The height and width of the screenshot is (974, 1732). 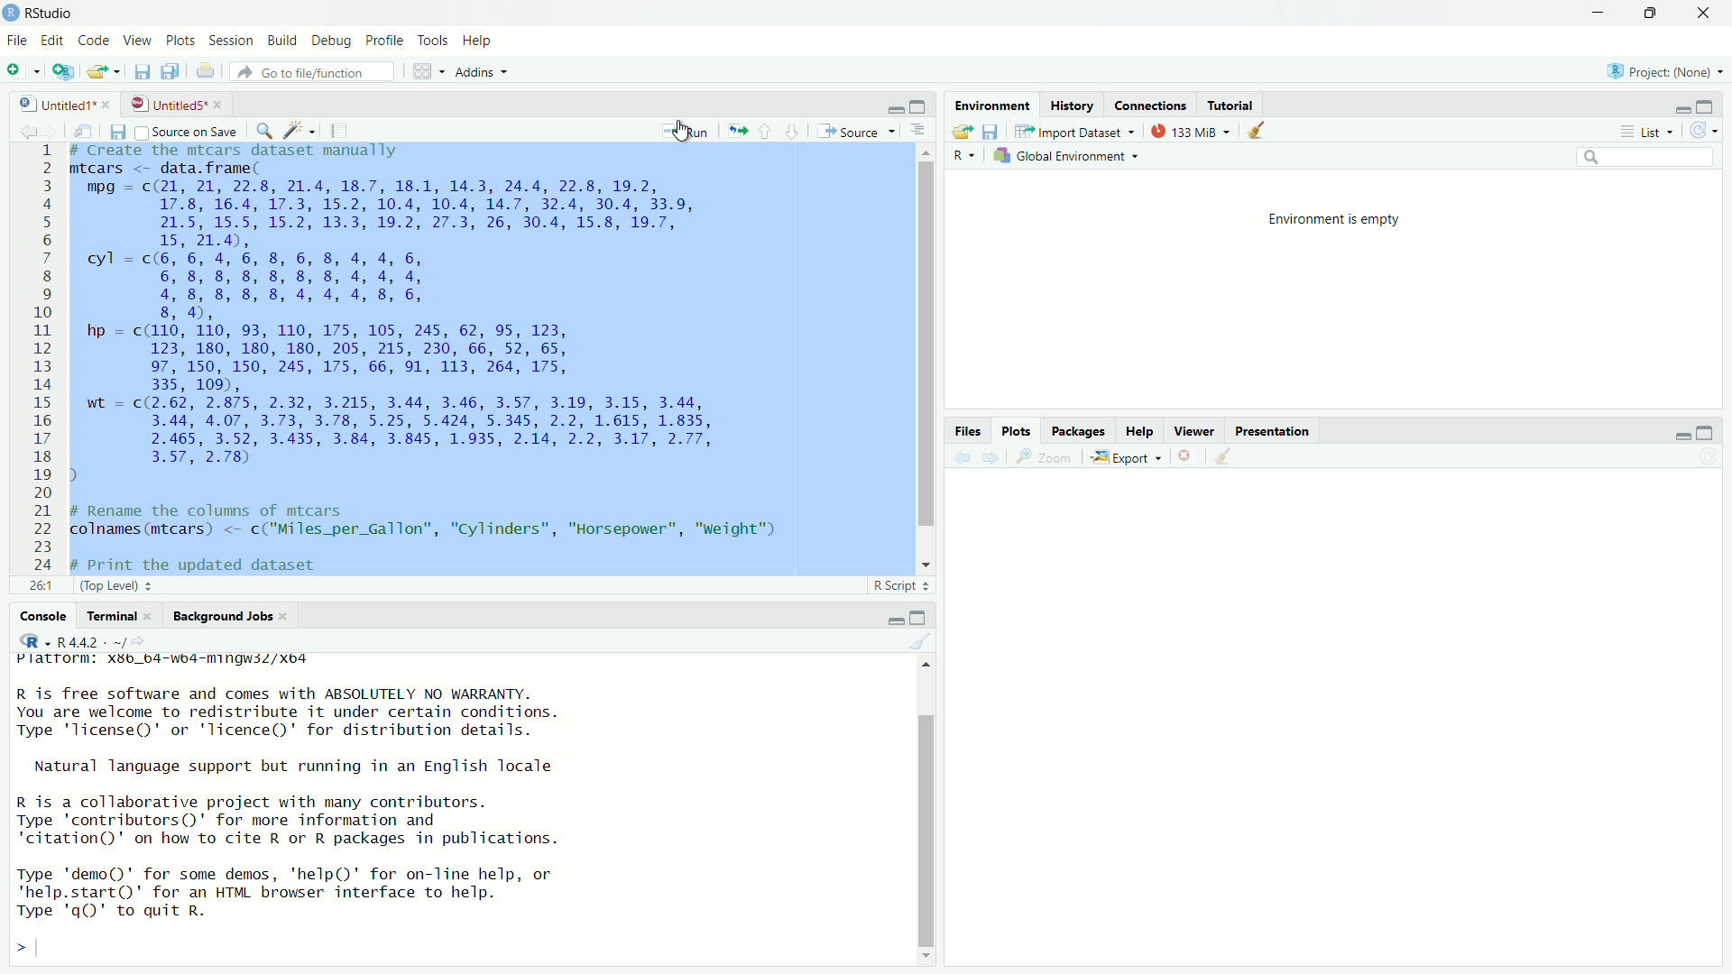 I want to click on Presentation, so click(x=1276, y=433).